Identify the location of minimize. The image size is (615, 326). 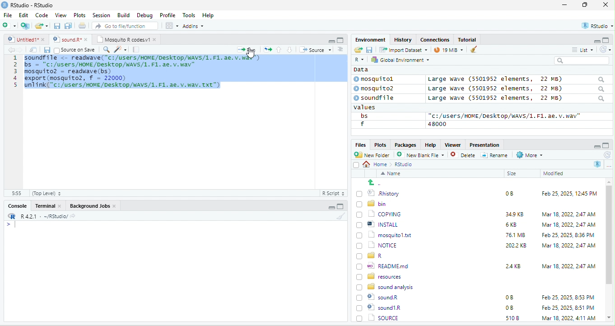
(331, 41).